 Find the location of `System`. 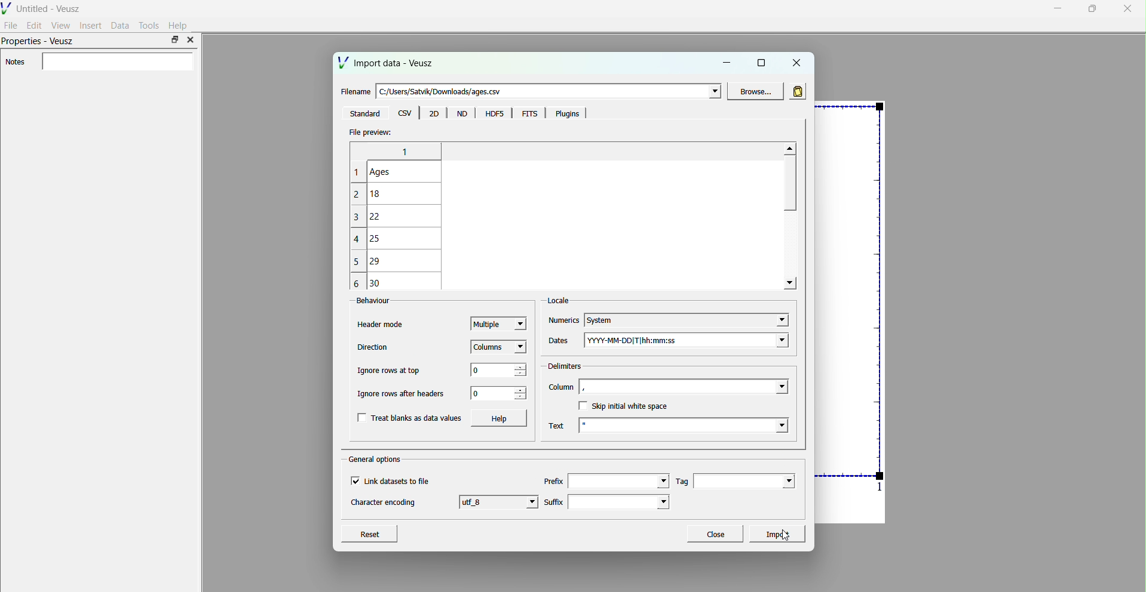

System is located at coordinates (687, 320).